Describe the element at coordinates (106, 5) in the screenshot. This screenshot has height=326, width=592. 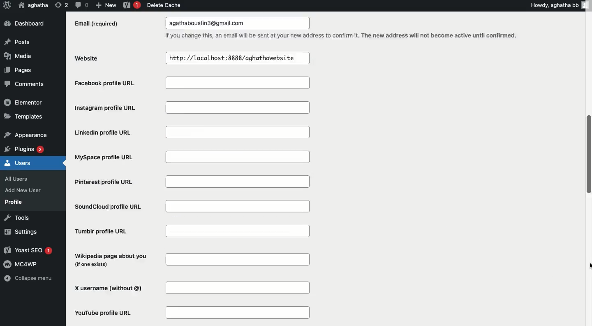
I see `New` at that location.